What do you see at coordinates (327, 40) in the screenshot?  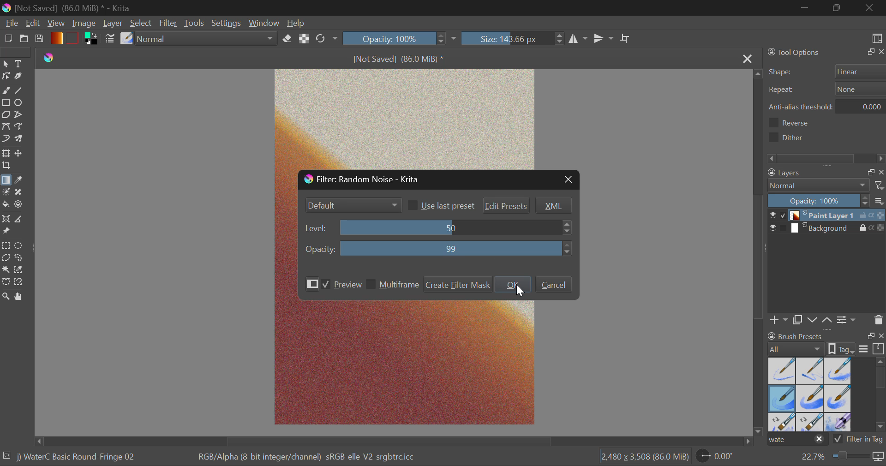 I see `Refresh` at bounding box center [327, 40].